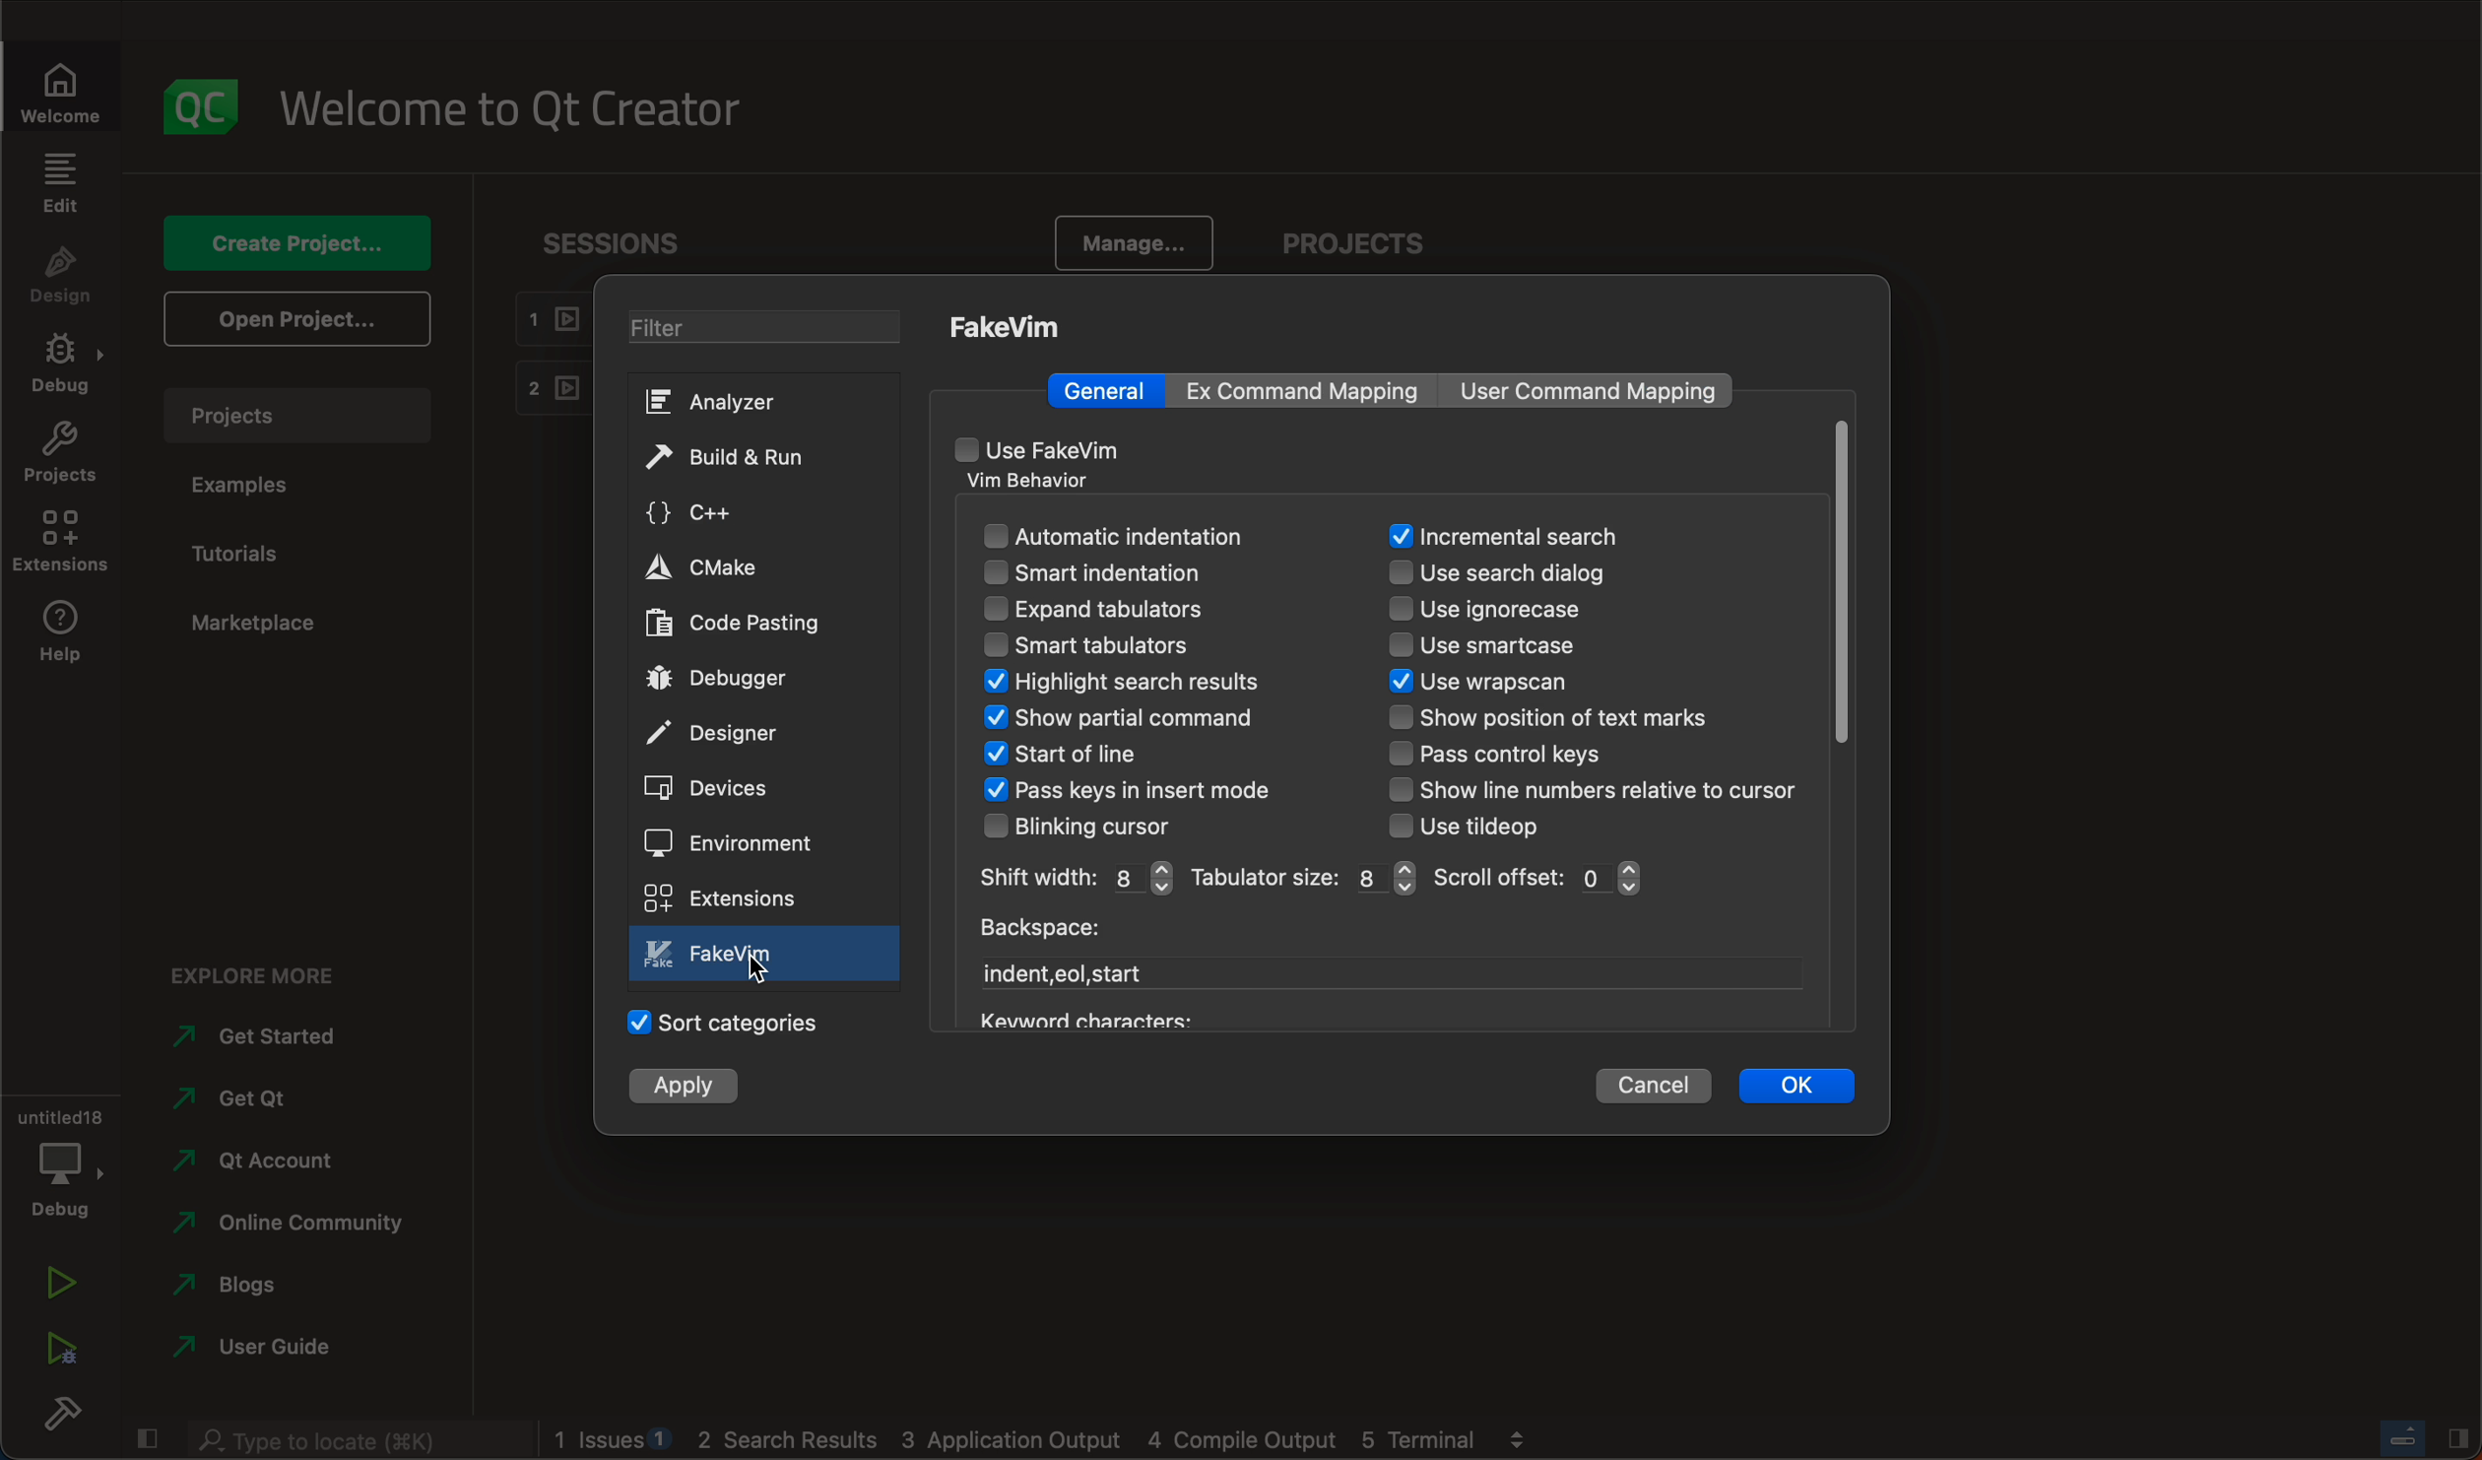 Image resolution: width=2482 pixels, height=1460 pixels. What do you see at coordinates (1011, 326) in the screenshot?
I see `fakeVim` at bounding box center [1011, 326].